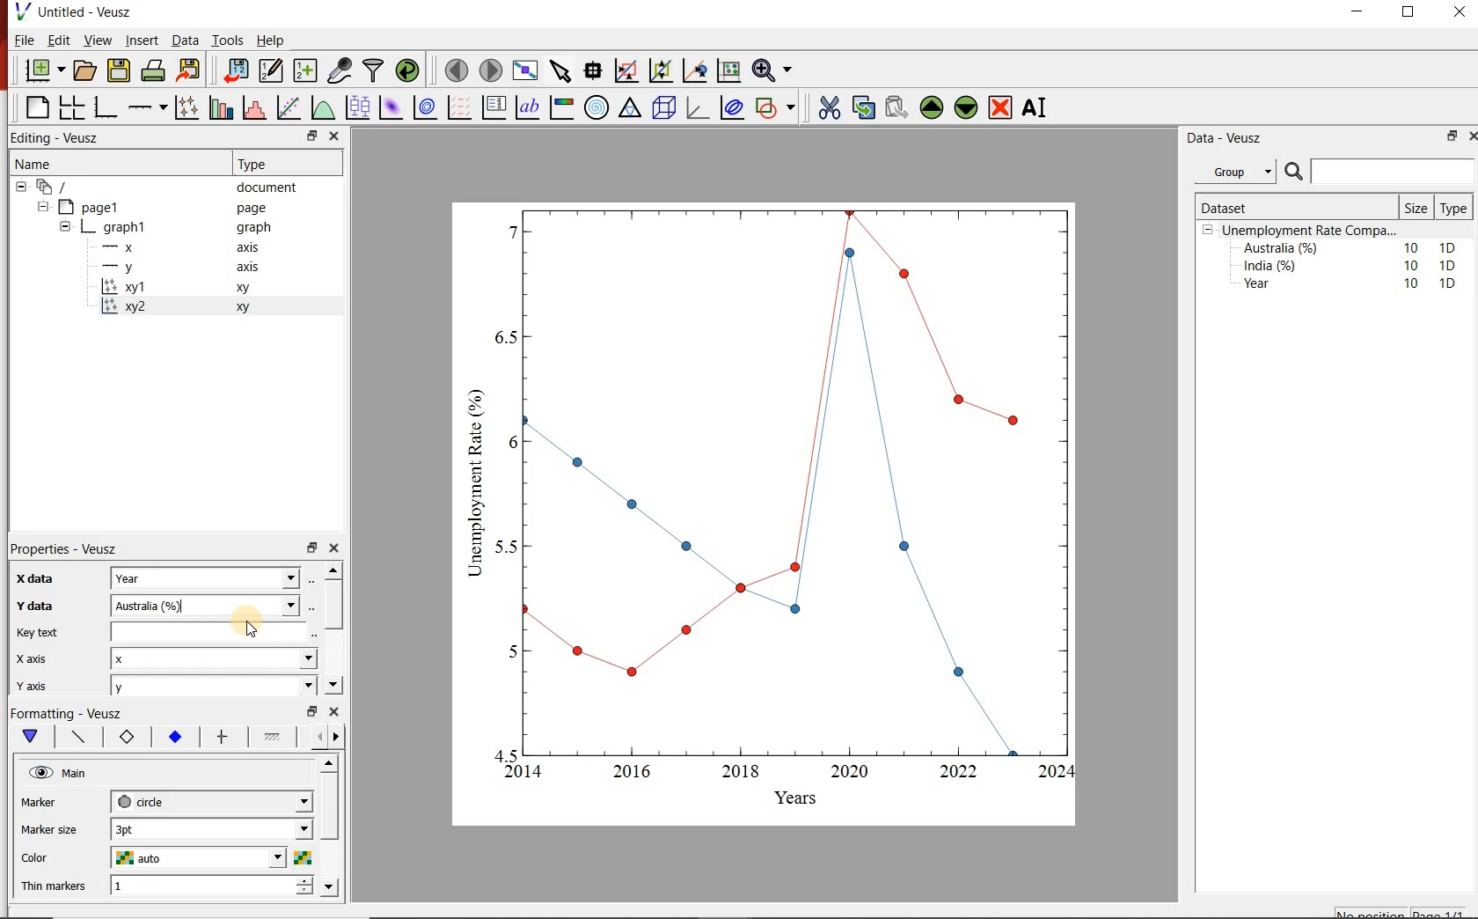 The width and height of the screenshot is (1478, 919). What do you see at coordinates (341, 70) in the screenshot?
I see `caputure remote data` at bounding box center [341, 70].